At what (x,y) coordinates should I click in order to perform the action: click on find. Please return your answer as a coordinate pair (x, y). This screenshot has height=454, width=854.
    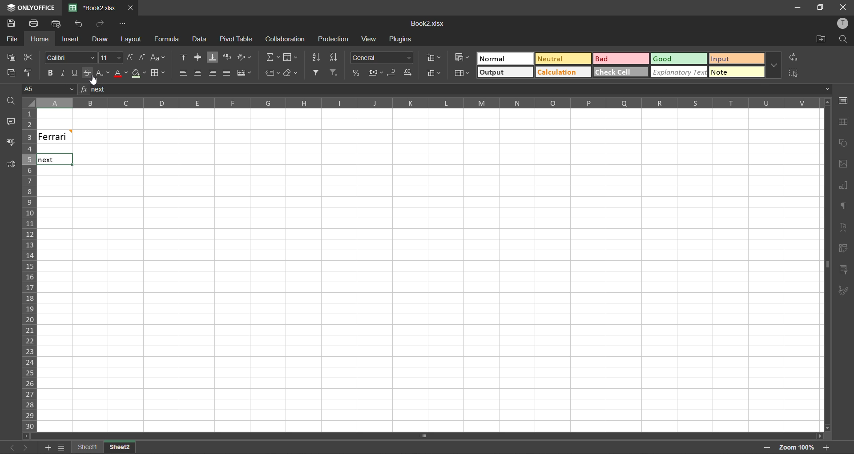
    Looking at the image, I should click on (12, 101).